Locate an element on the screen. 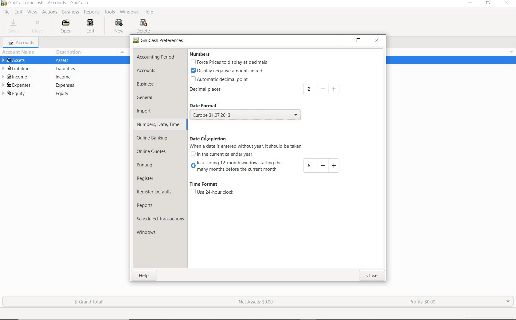 The height and width of the screenshot is (320, 516). online quotes is located at coordinates (154, 152).